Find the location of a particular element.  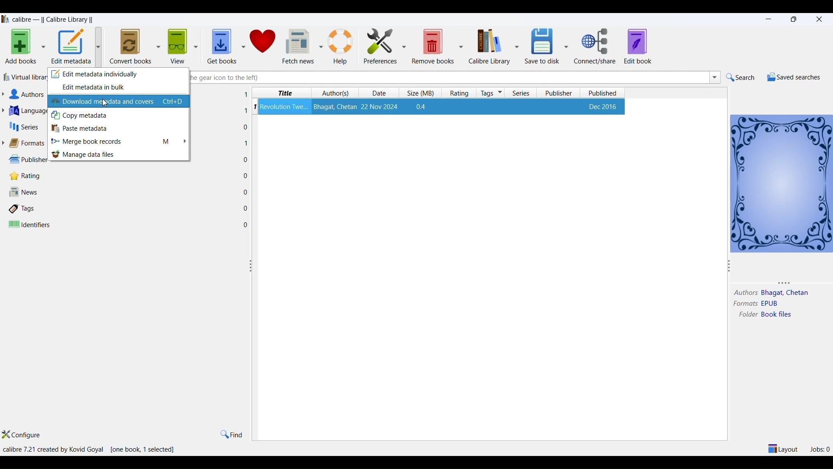

edit metadata is located at coordinates (72, 46).